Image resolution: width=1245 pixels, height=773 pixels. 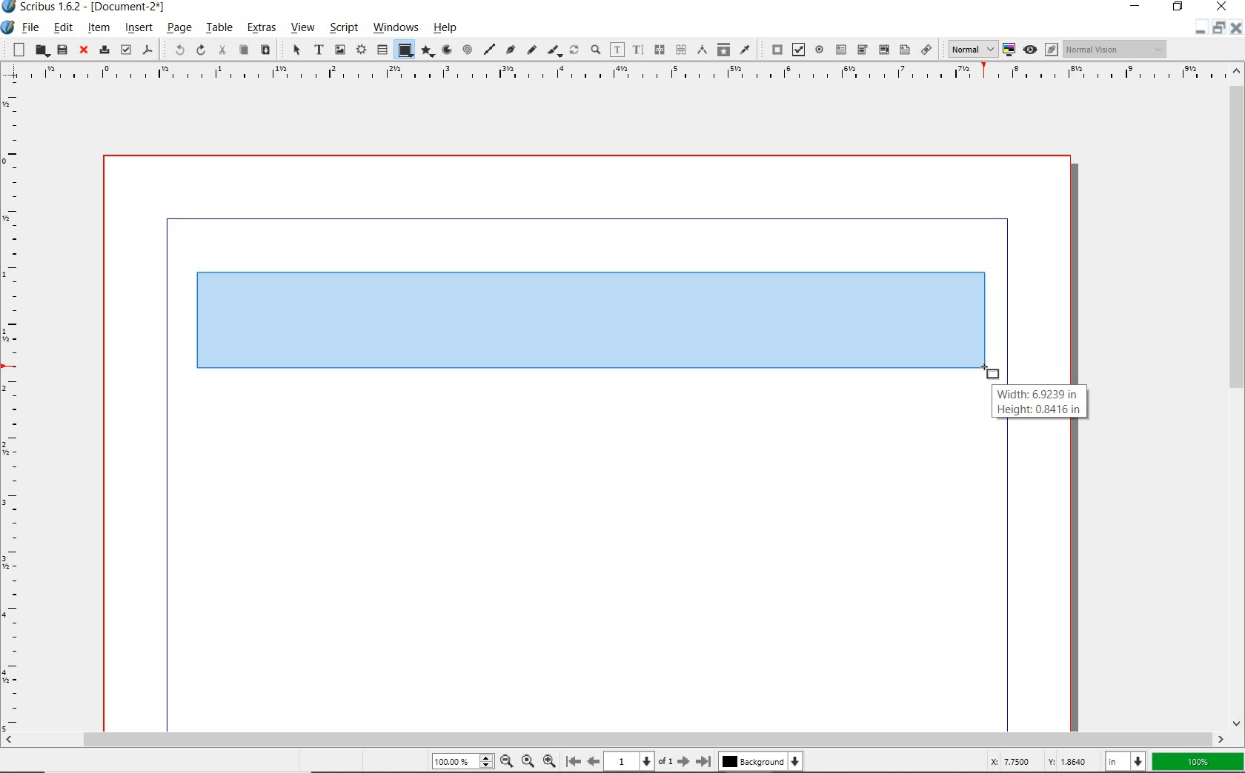 What do you see at coordinates (639, 761) in the screenshot?
I see `current page` at bounding box center [639, 761].